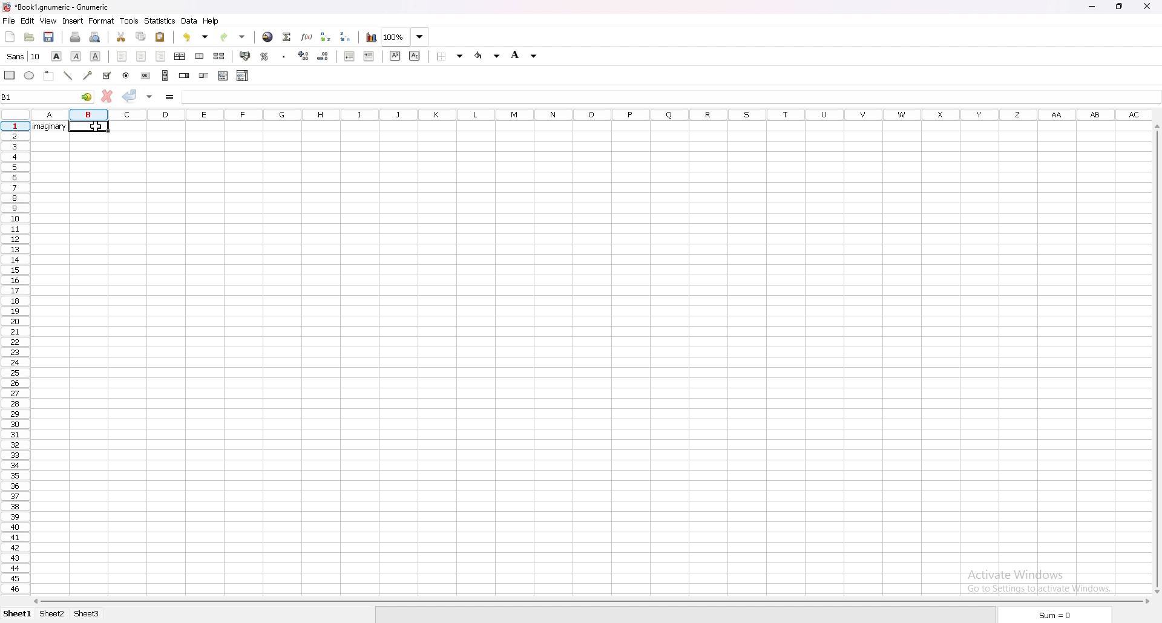 Image resolution: width=1162 pixels, height=623 pixels. I want to click on button, so click(146, 76).